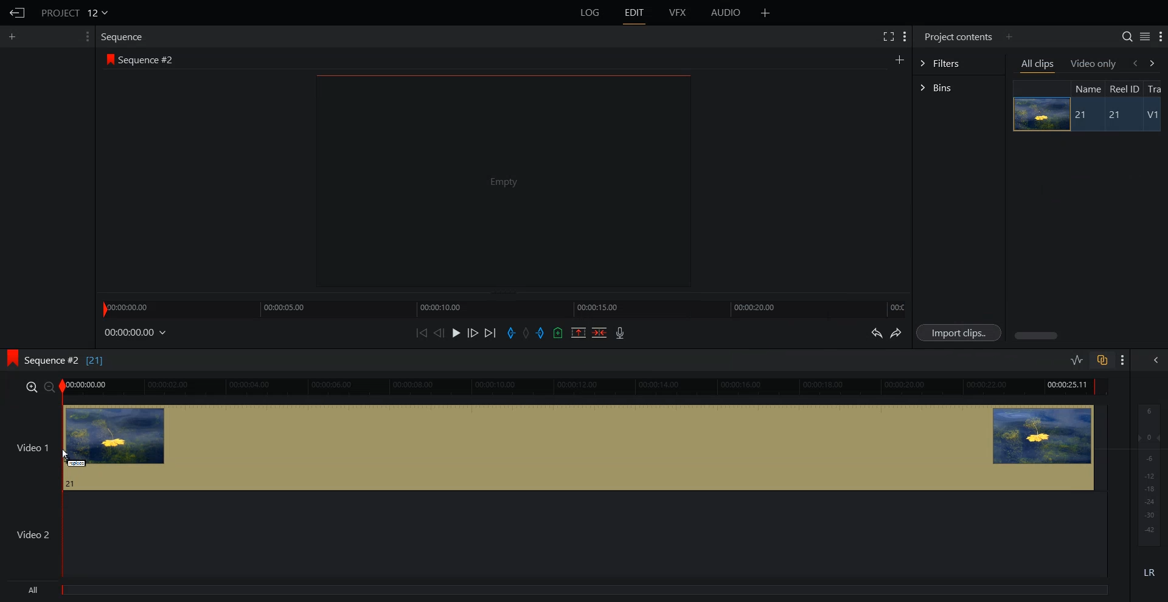 Image resolution: width=1168 pixels, height=602 pixels. What do you see at coordinates (558, 333) in the screenshot?
I see `Add an Cue at the current position` at bounding box center [558, 333].